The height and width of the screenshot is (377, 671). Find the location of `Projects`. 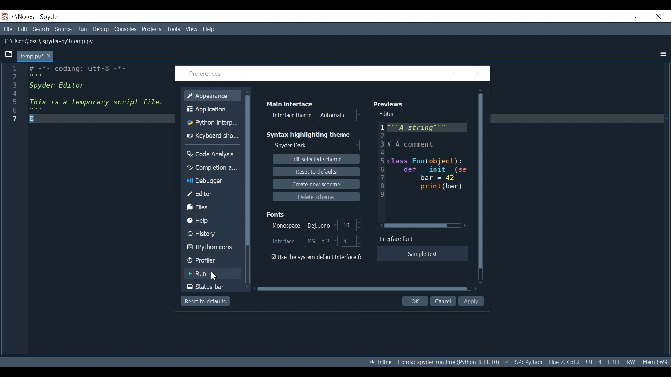

Projects is located at coordinates (151, 29).